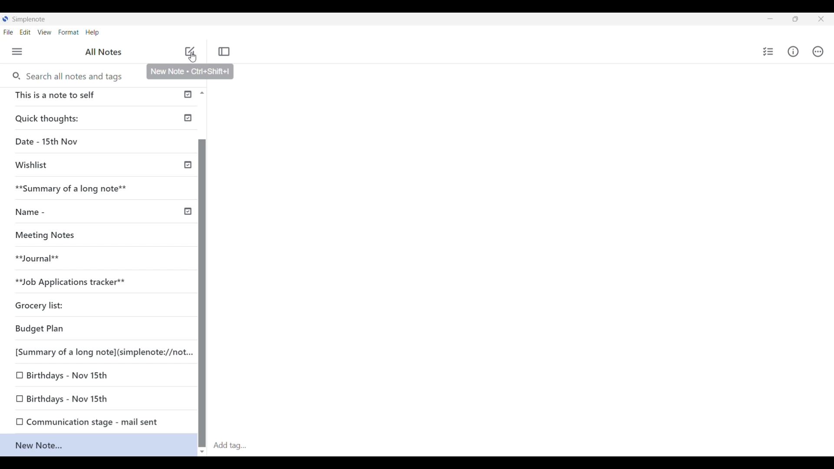  What do you see at coordinates (796, 19) in the screenshot?
I see `Show interface in a smaller tab` at bounding box center [796, 19].